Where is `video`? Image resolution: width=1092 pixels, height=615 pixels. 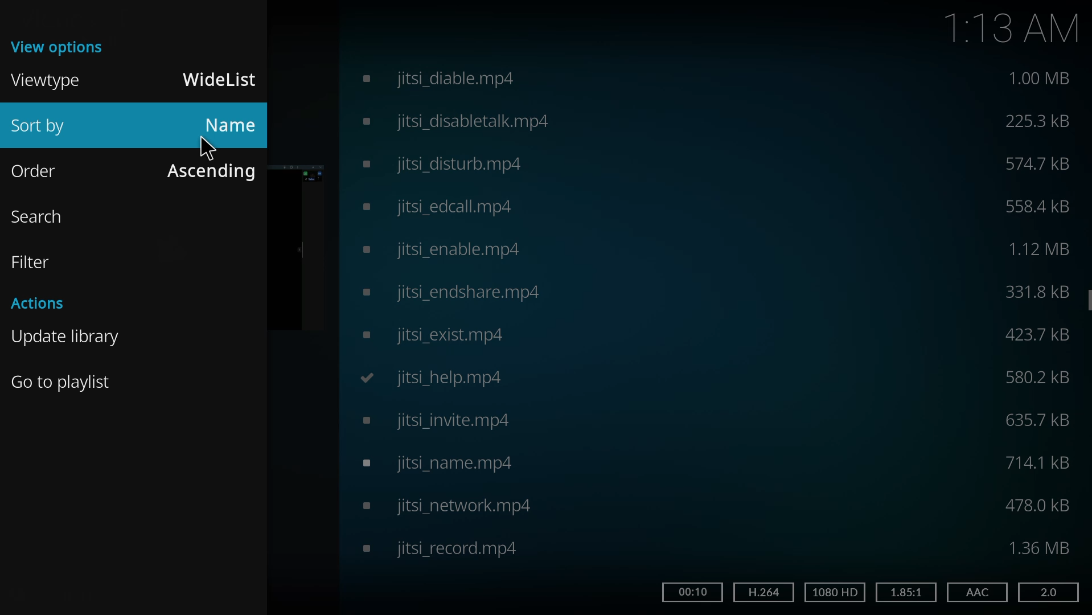
video is located at coordinates (426, 421).